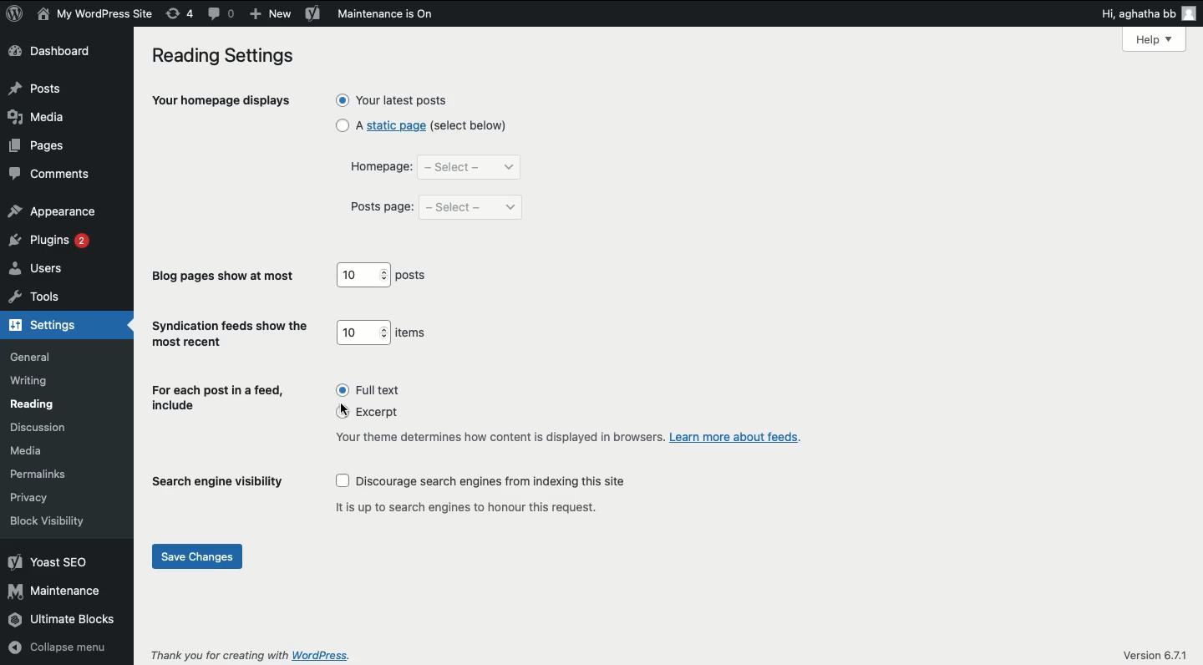  Describe the element at coordinates (392, 100) in the screenshot. I see `your latest posts` at that location.